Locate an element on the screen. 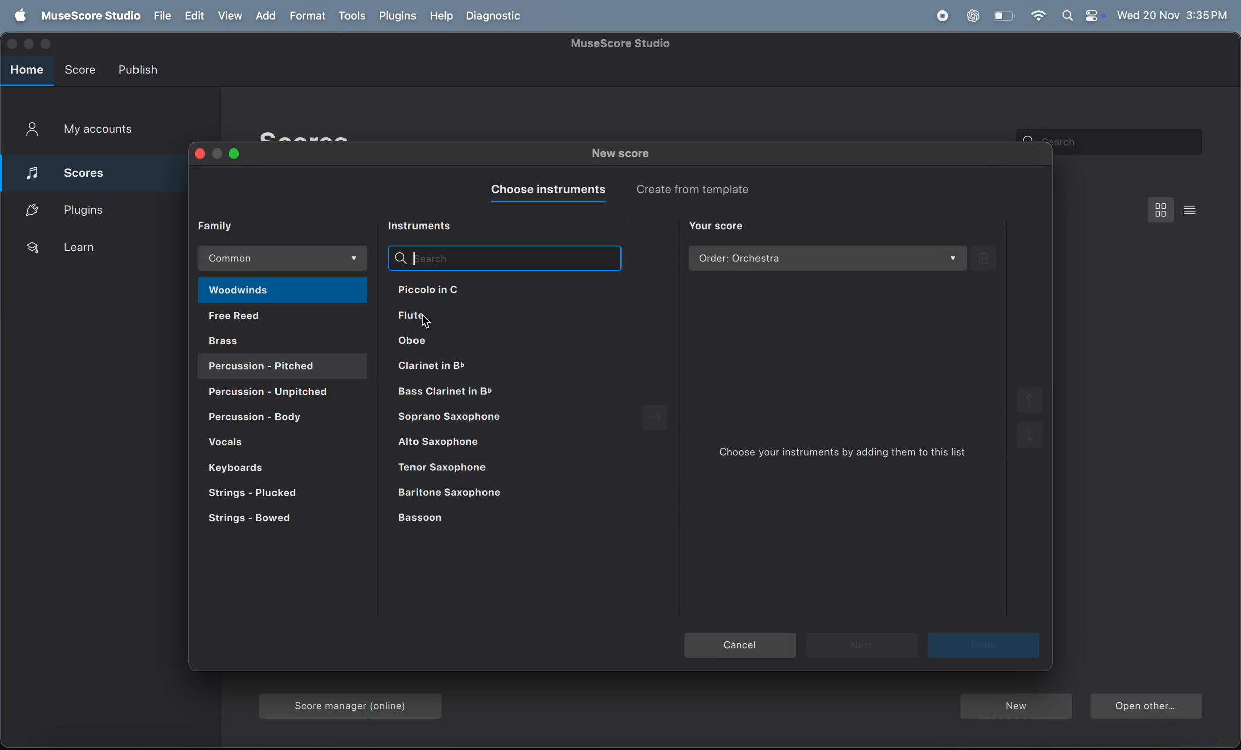  record is located at coordinates (942, 16).